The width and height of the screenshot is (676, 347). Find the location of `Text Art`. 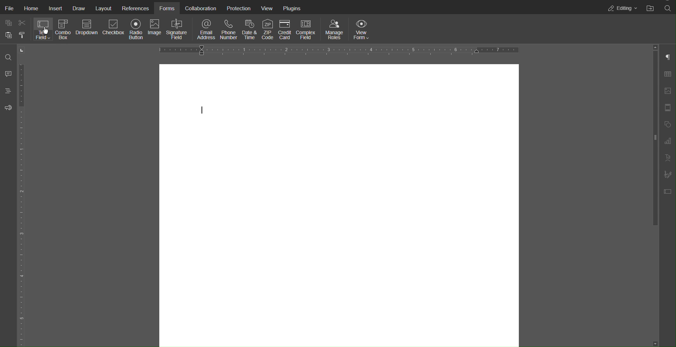

Text Art is located at coordinates (667, 158).